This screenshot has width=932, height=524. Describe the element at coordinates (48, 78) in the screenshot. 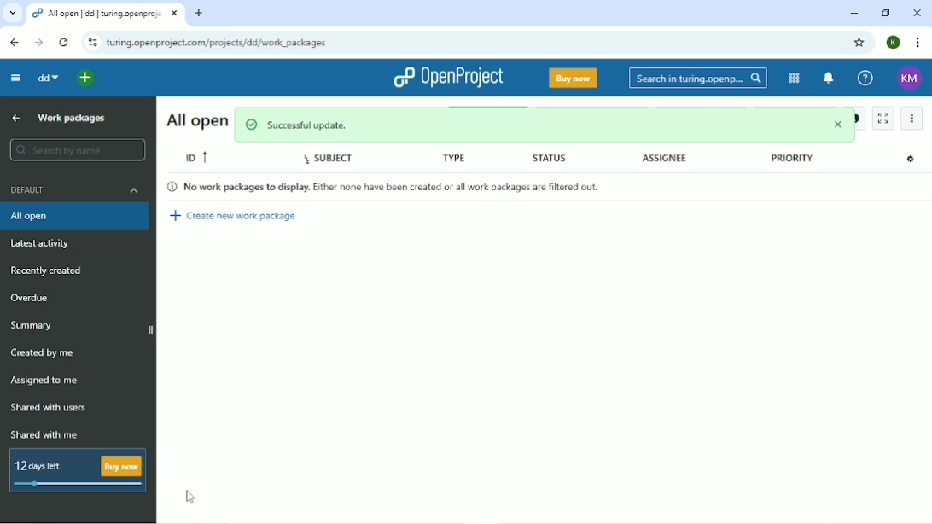

I see `dd` at that location.